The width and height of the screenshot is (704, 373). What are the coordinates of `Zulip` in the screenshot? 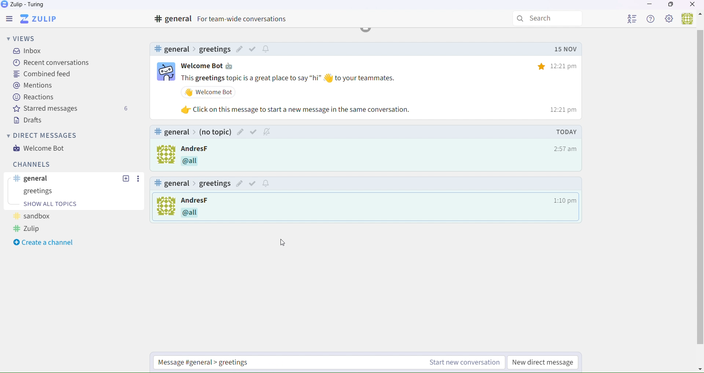 It's located at (25, 5).